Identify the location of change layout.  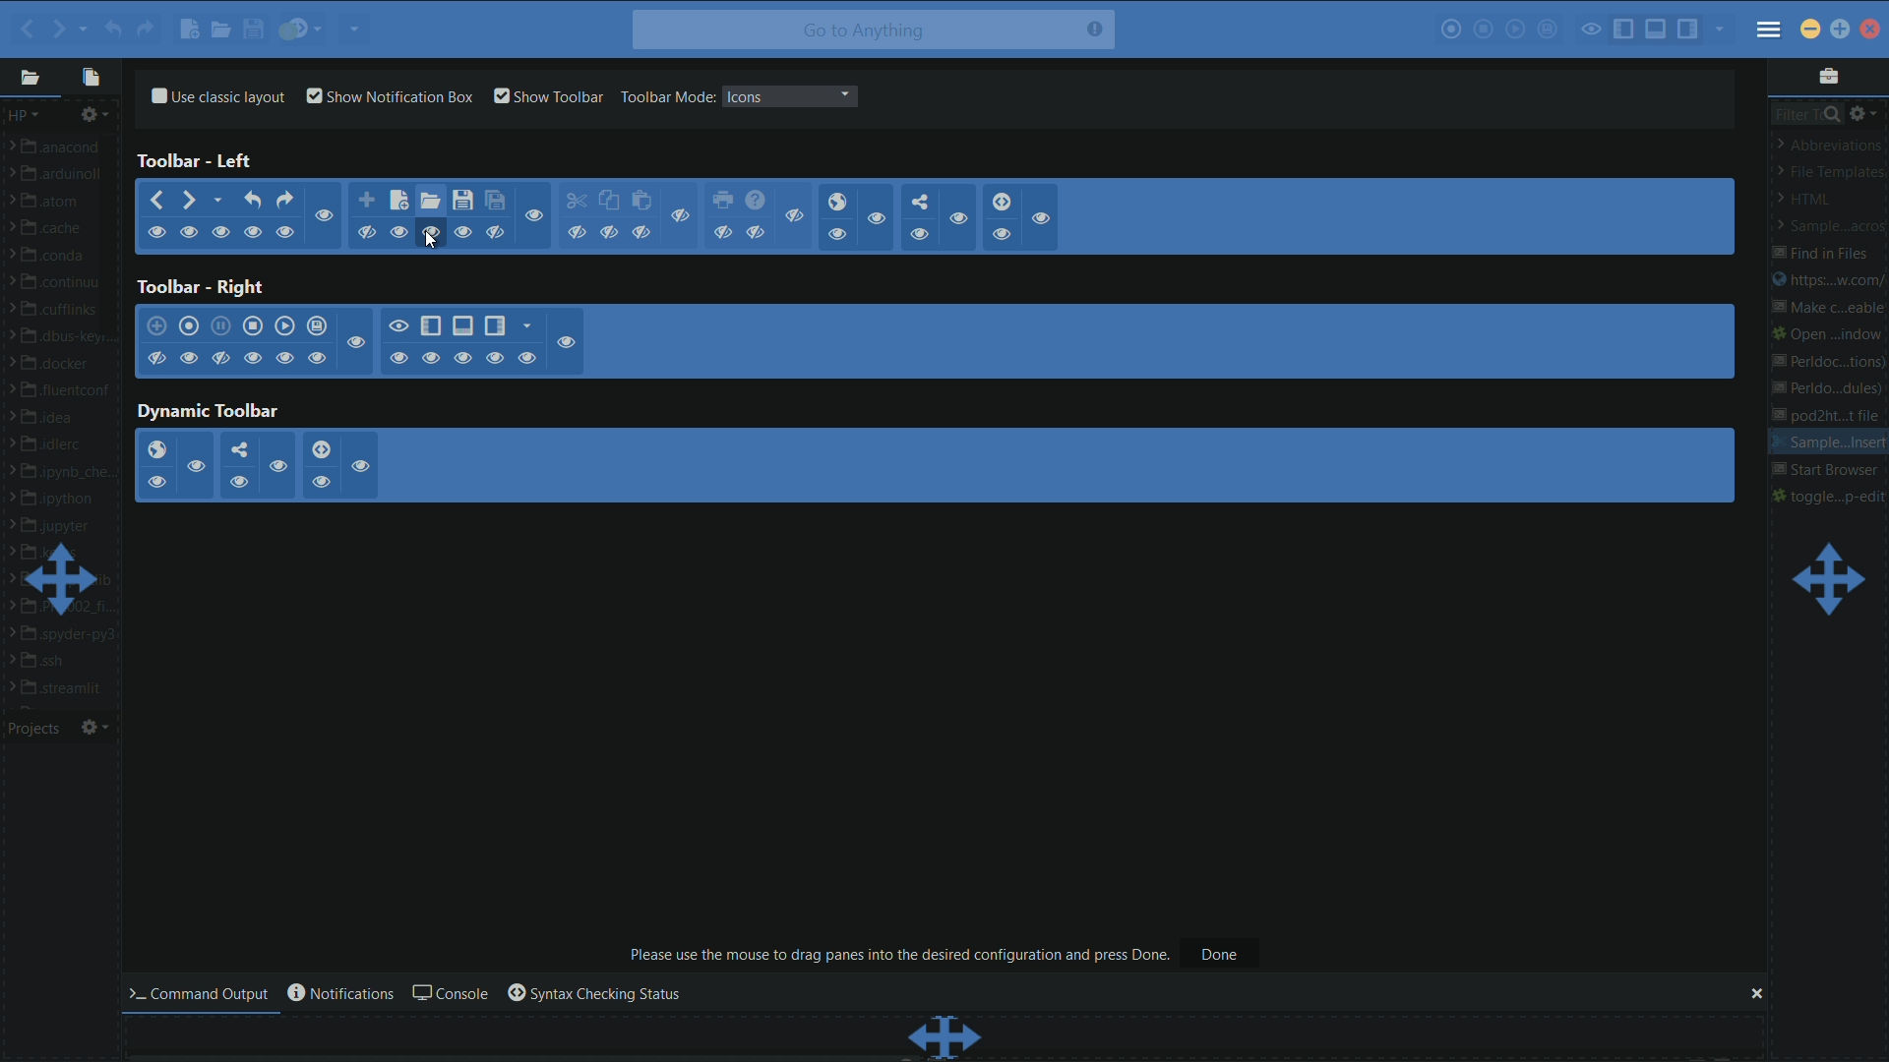
(945, 1036).